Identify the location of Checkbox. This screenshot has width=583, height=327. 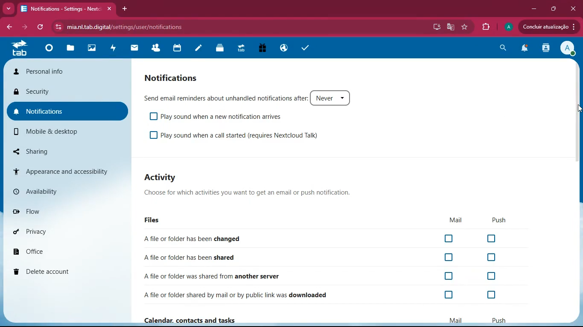
(495, 238).